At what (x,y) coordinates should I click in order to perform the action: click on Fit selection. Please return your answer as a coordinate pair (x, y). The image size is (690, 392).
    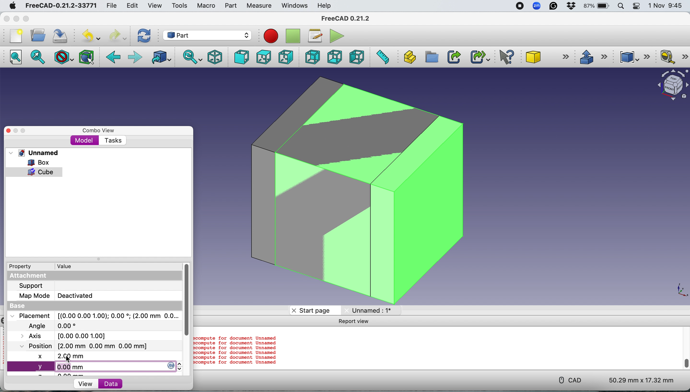
    Looking at the image, I should click on (39, 58).